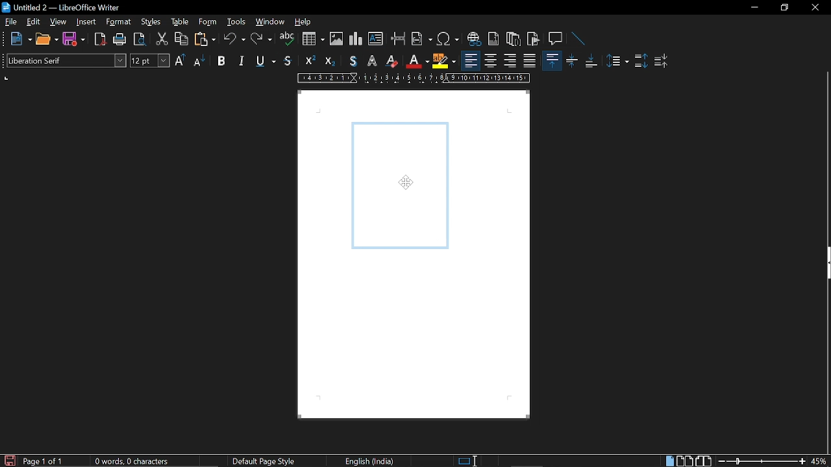  What do you see at coordinates (819, 461) in the screenshot?
I see `current zoom` at bounding box center [819, 461].